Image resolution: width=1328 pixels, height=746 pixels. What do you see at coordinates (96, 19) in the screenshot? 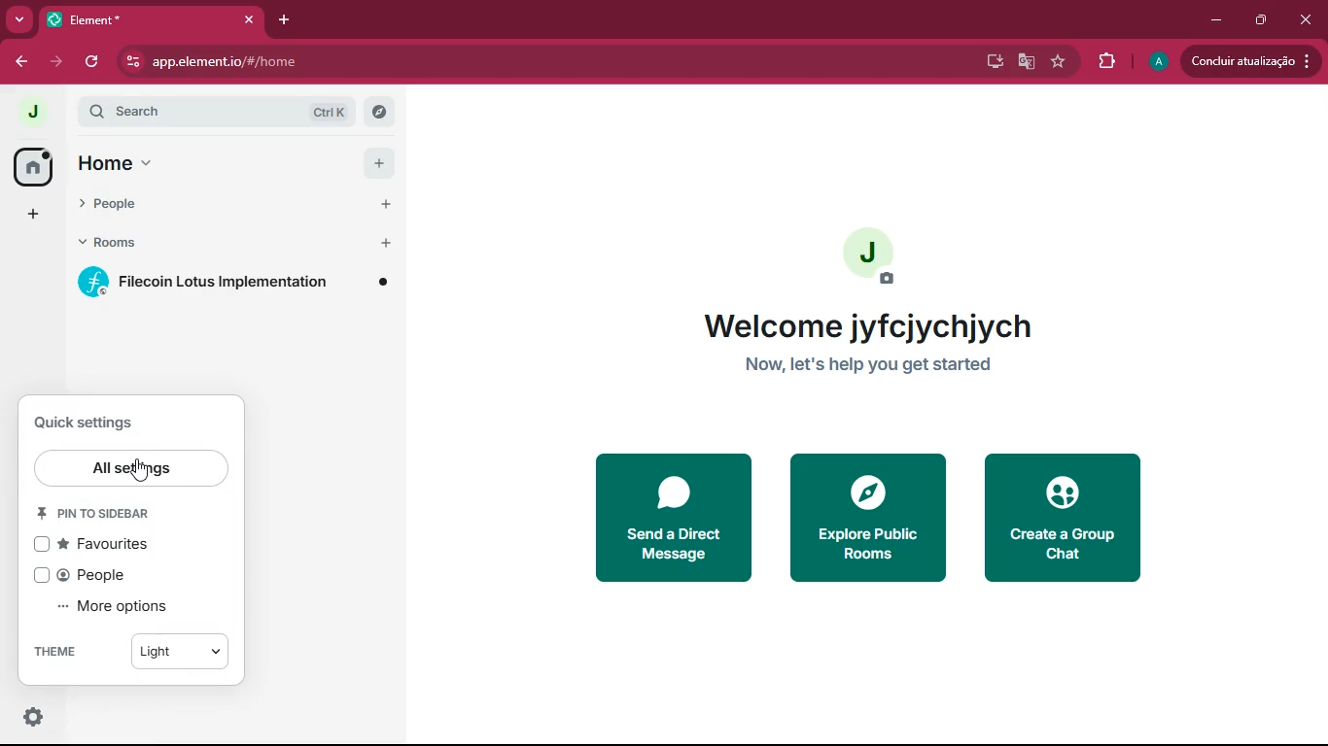
I see `tab` at bounding box center [96, 19].